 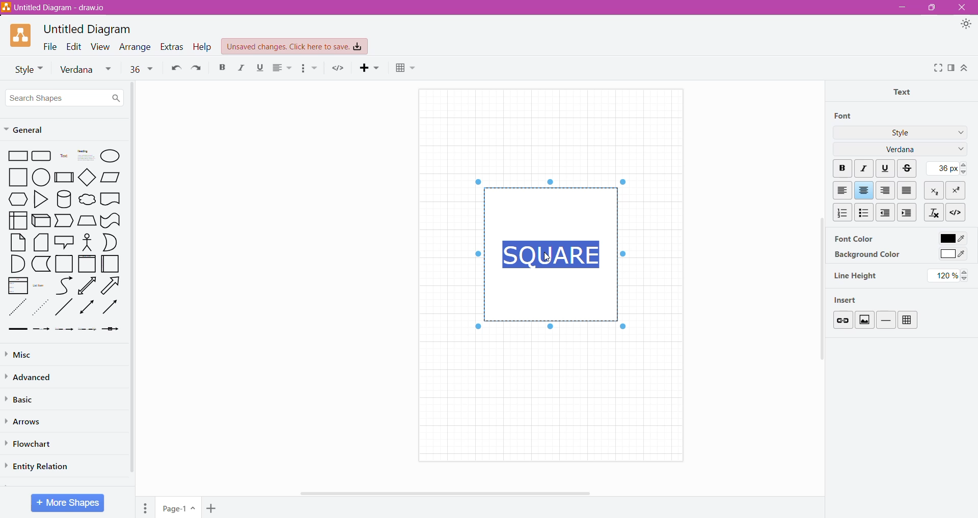 What do you see at coordinates (174, 67) in the screenshot?
I see `Undo` at bounding box center [174, 67].